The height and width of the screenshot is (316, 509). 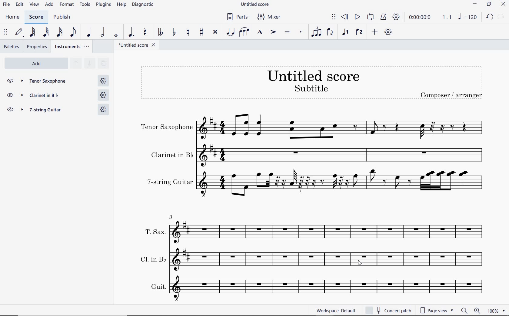 I want to click on REST, so click(x=145, y=33).